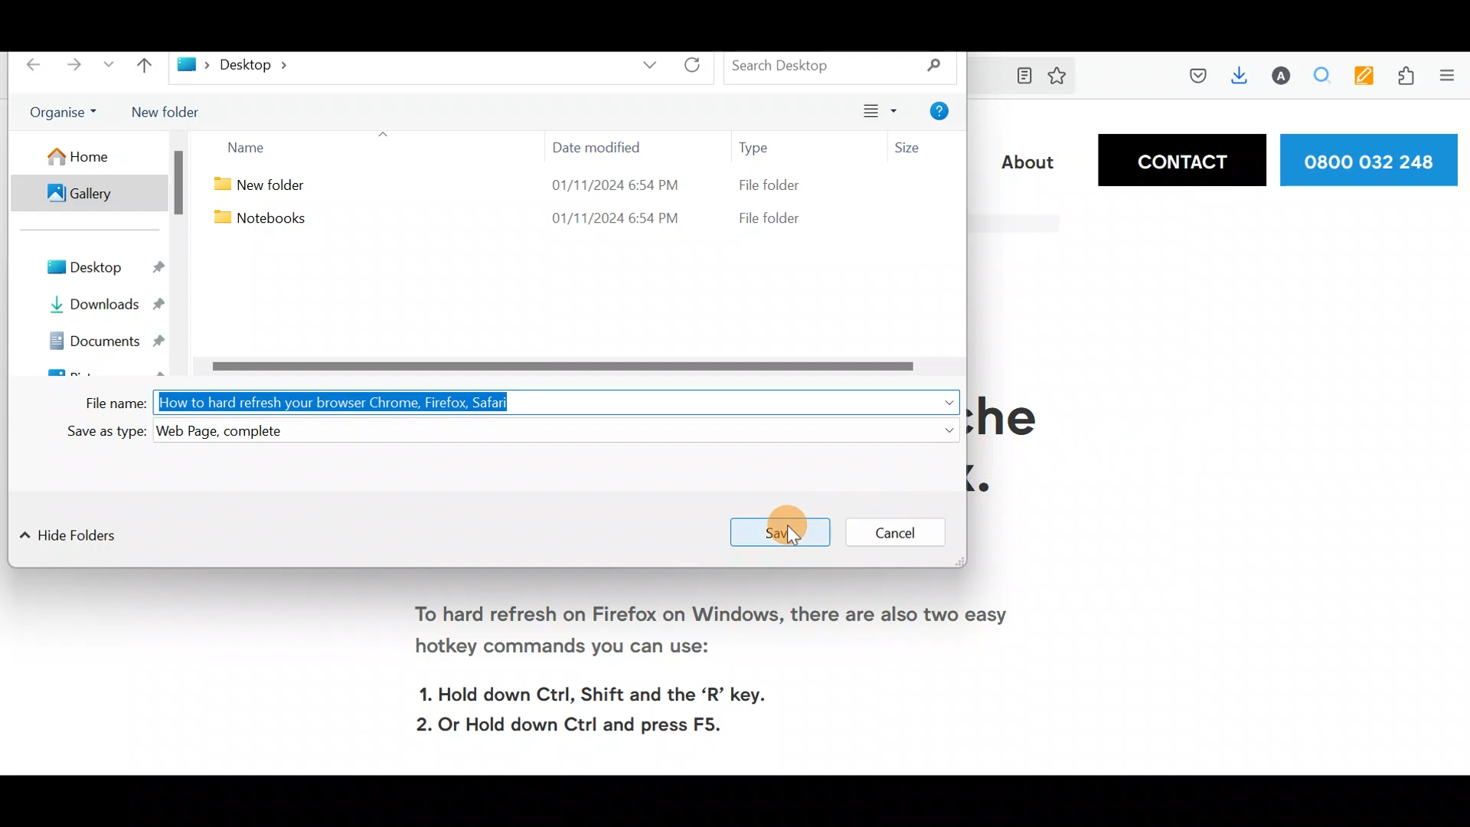  What do you see at coordinates (707, 634) in the screenshot?
I see `To hard refresh on Firefox on Windows, there are also two easy
hotkey commands you can use:` at bounding box center [707, 634].